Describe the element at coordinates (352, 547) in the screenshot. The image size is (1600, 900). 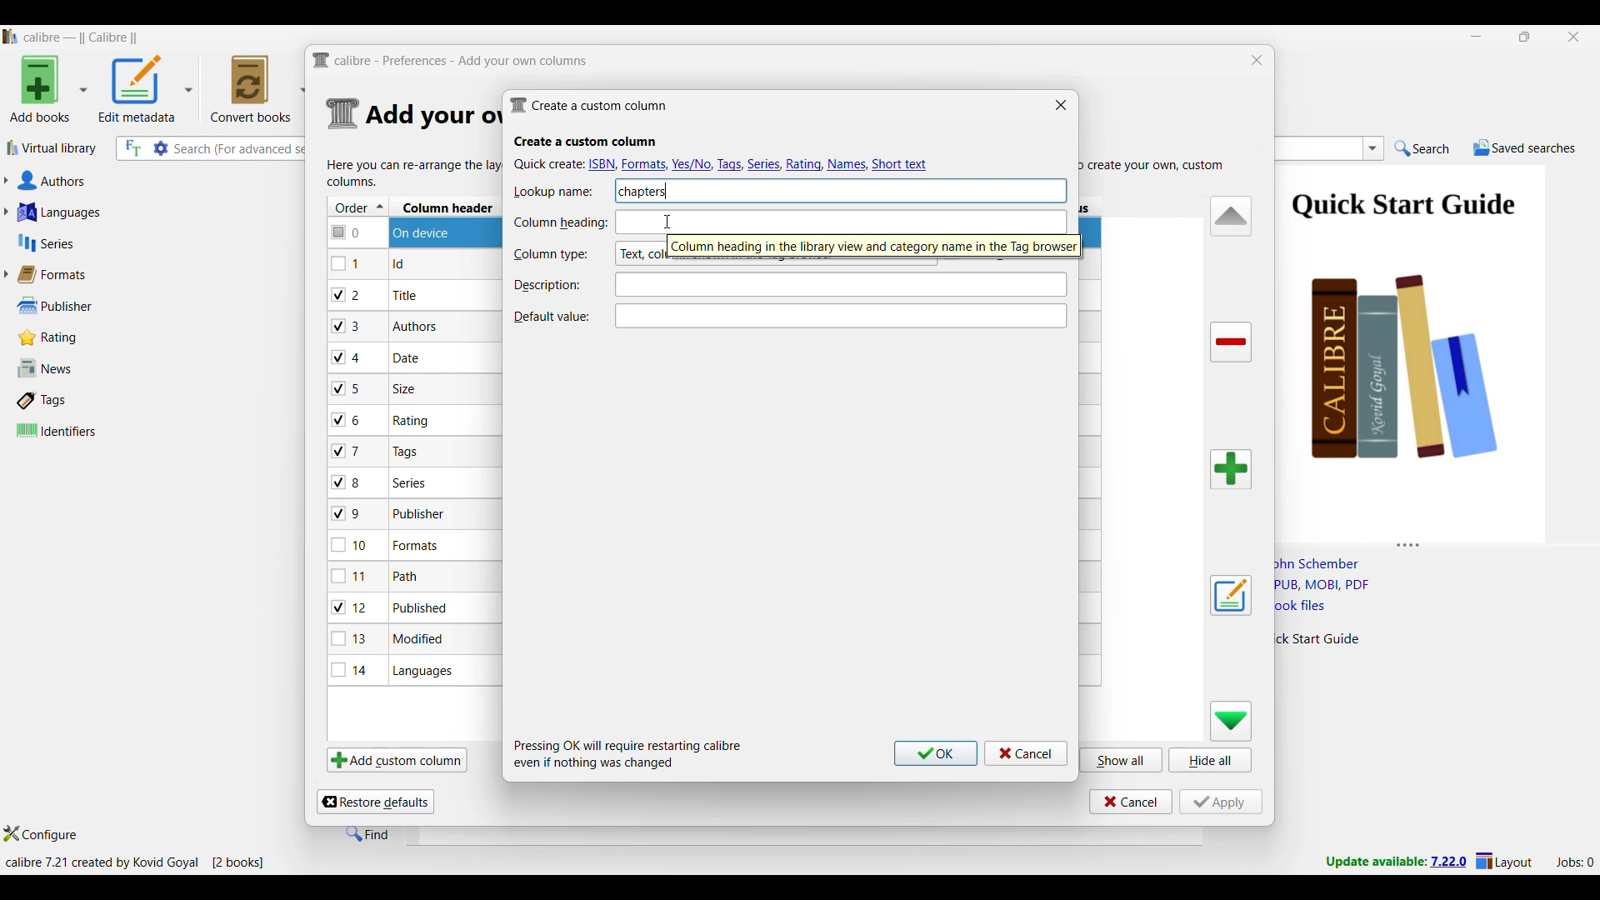
I see `checkbox - 10` at that location.